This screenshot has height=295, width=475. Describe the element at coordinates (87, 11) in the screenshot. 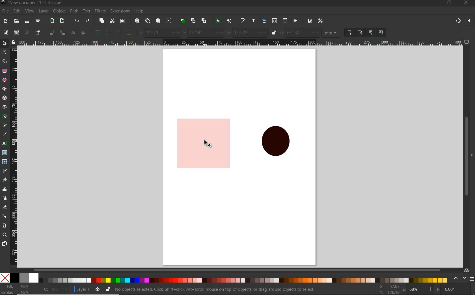

I see `text` at that location.